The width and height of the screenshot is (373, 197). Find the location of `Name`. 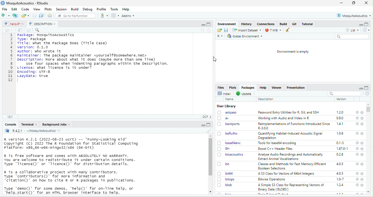

Name is located at coordinates (229, 99).